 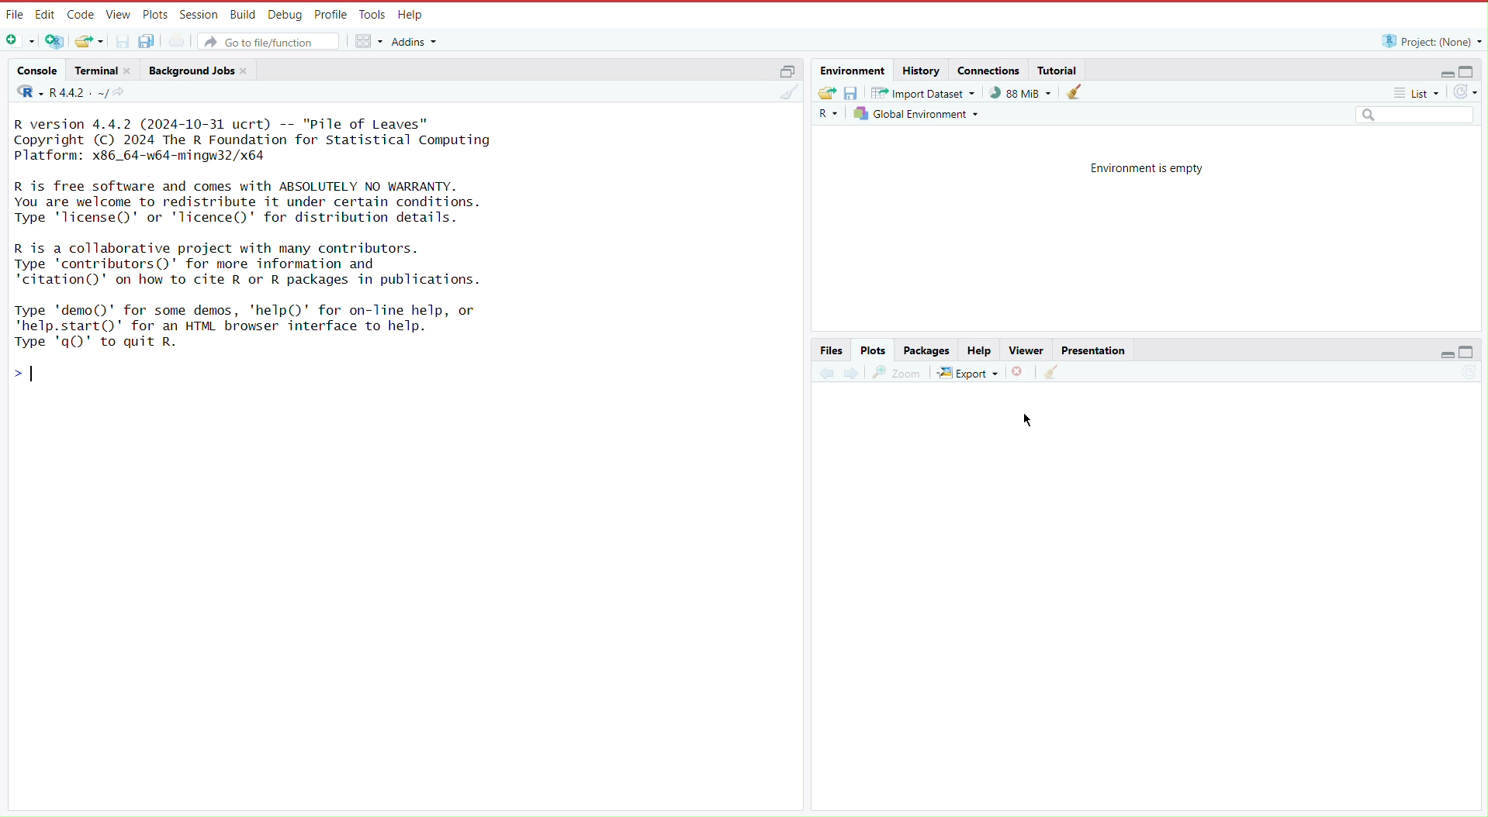 What do you see at coordinates (830, 114) in the screenshot?
I see `R` at bounding box center [830, 114].